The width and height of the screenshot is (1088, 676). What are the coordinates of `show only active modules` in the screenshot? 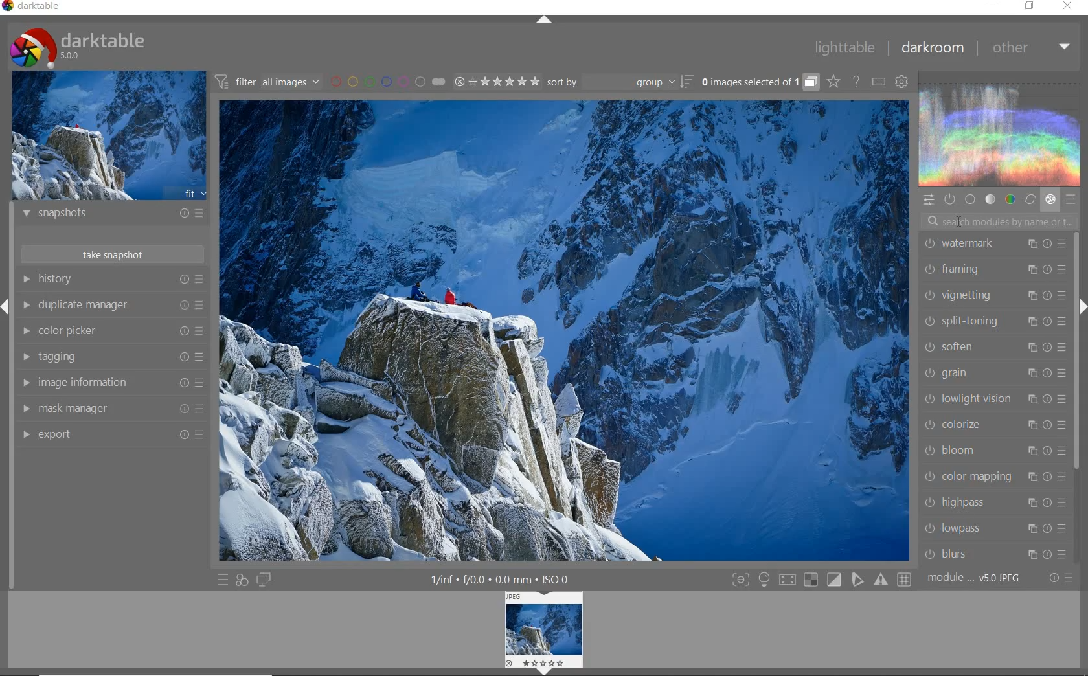 It's located at (949, 199).